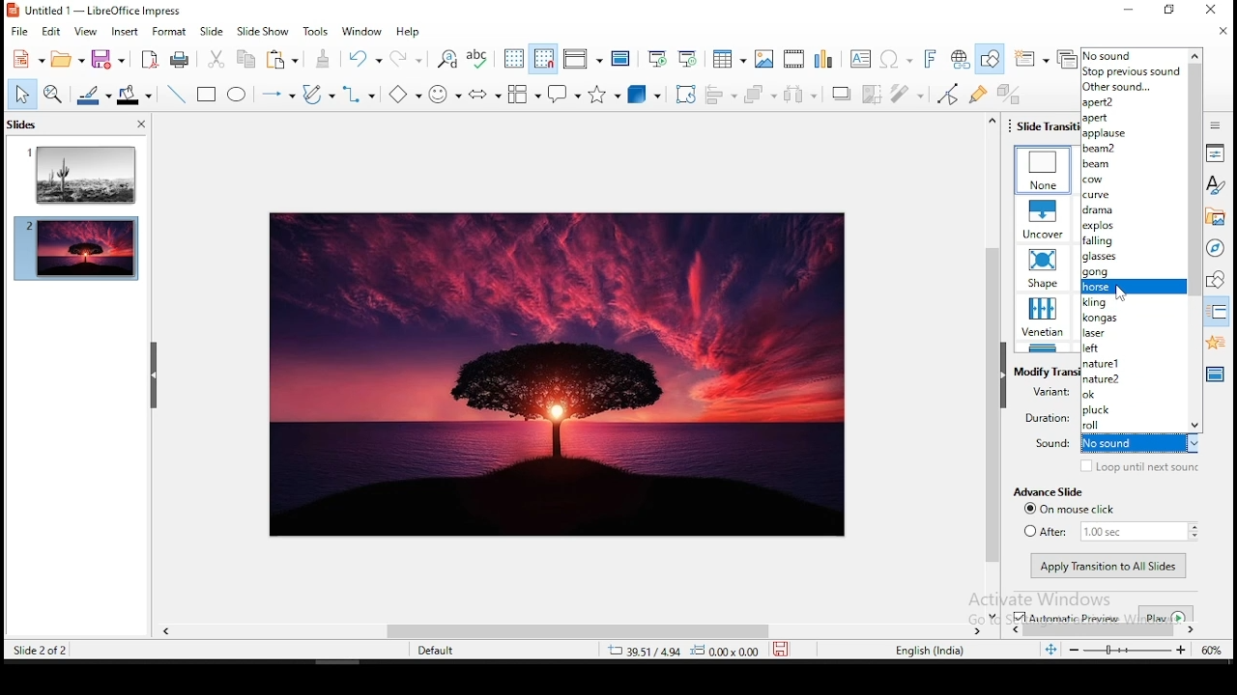 This screenshot has width=1237, height=695. Describe the element at coordinates (1133, 148) in the screenshot. I see `beam2` at that location.